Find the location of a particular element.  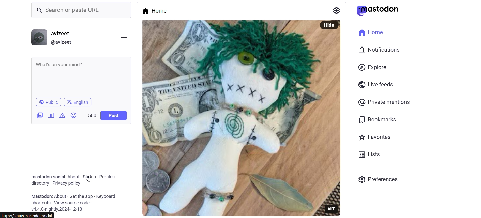

setting is located at coordinates (336, 10).